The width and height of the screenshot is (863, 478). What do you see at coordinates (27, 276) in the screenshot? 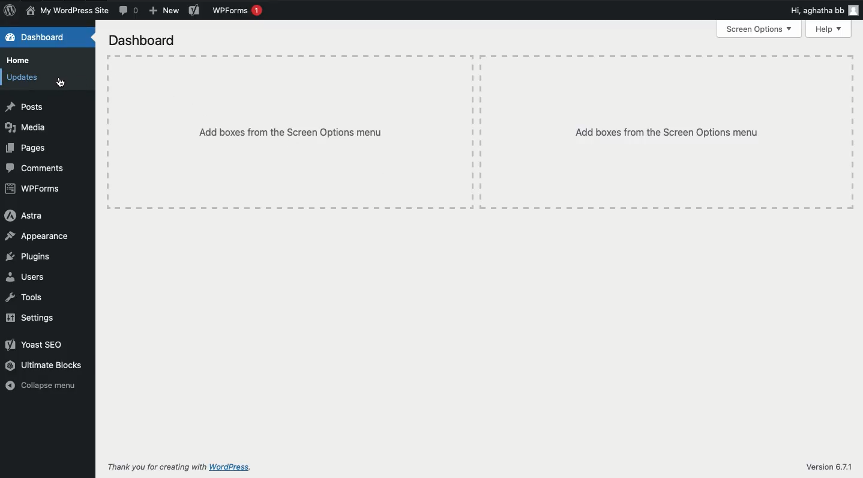
I see `Users` at bounding box center [27, 276].